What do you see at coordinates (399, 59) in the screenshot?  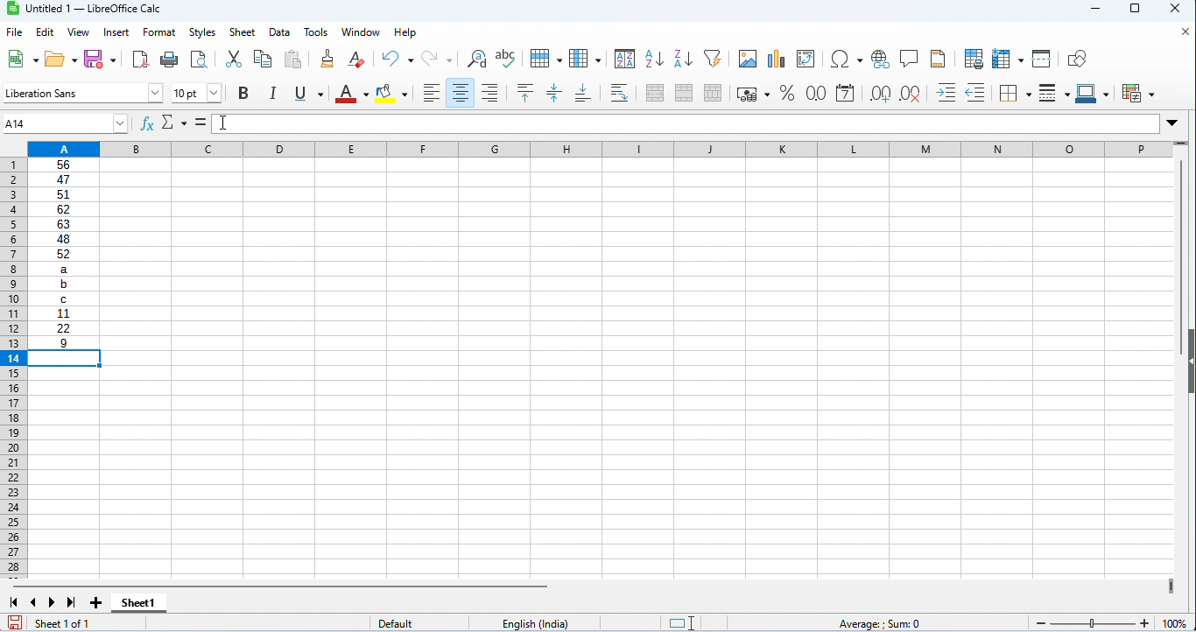 I see `undo` at bounding box center [399, 59].